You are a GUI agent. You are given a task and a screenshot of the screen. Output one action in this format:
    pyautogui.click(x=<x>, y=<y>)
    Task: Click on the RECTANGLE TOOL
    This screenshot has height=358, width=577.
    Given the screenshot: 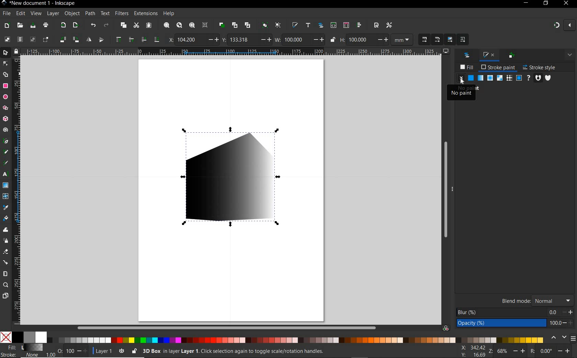 What is the action you would take?
    pyautogui.click(x=6, y=87)
    